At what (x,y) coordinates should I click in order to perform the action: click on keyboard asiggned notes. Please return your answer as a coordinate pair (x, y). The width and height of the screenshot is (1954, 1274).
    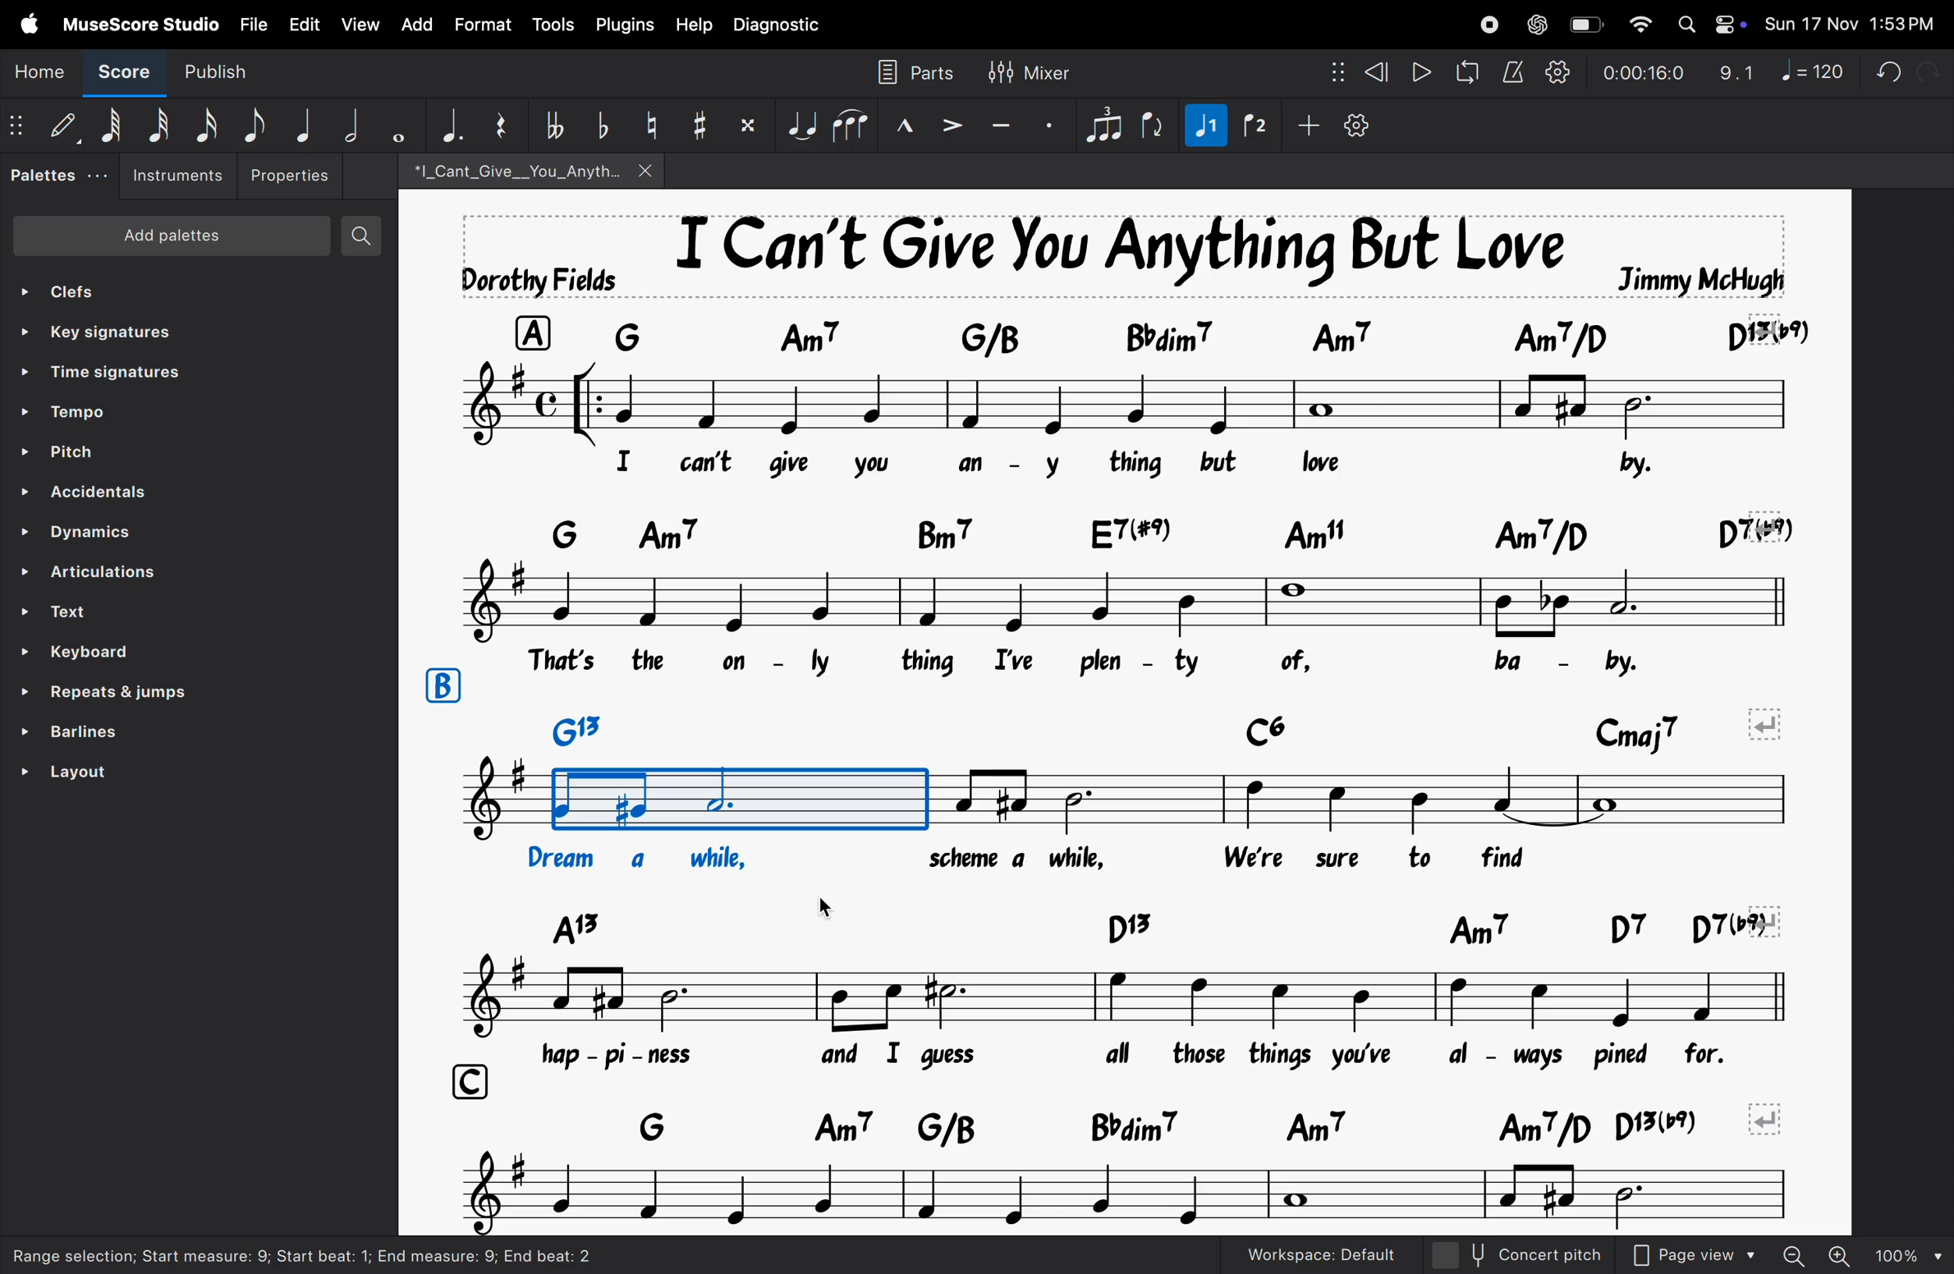
    Looking at the image, I should click on (1149, 334).